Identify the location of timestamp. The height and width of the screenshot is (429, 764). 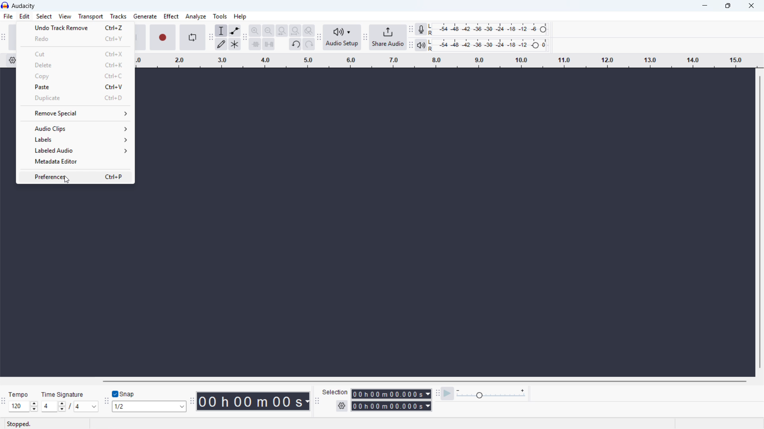
(253, 401).